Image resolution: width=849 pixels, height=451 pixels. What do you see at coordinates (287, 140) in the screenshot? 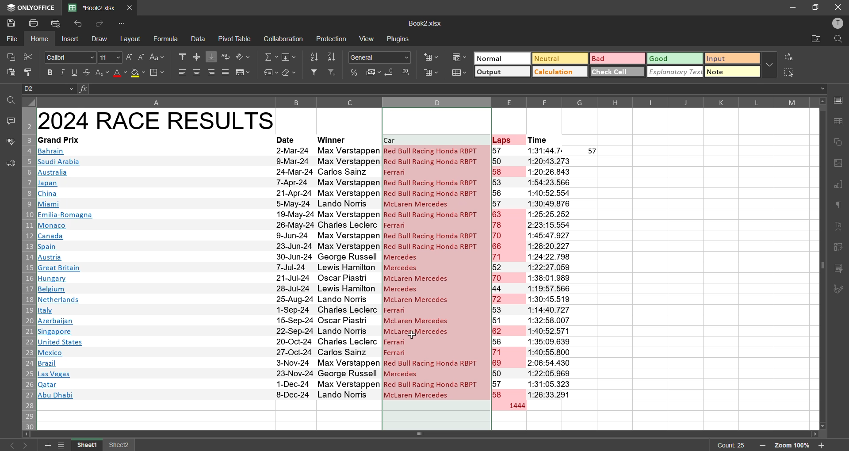
I see `date` at bounding box center [287, 140].